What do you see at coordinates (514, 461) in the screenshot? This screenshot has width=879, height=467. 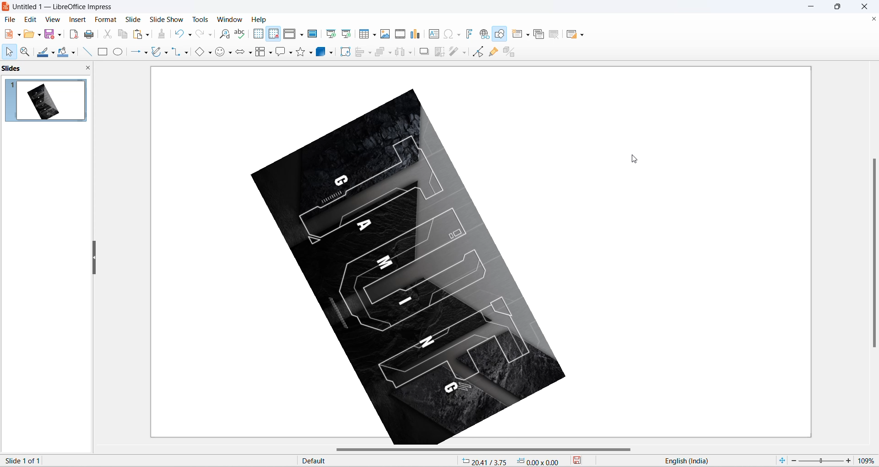 I see `cursor and selection coordinates` at bounding box center [514, 461].